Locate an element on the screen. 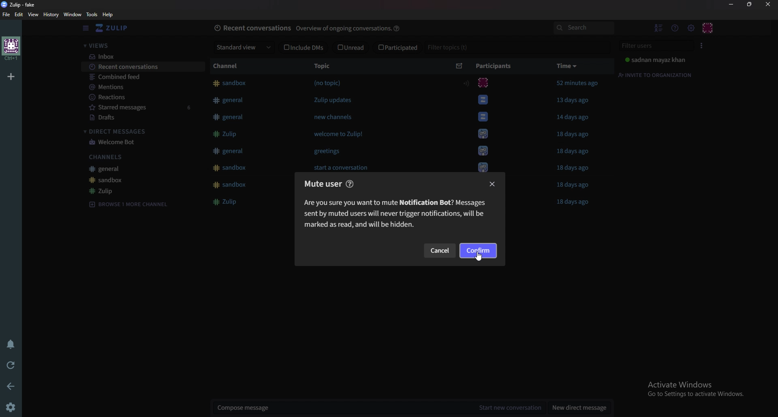 The width and height of the screenshot is (778, 417). Help menu is located at coordinates (675, 28).